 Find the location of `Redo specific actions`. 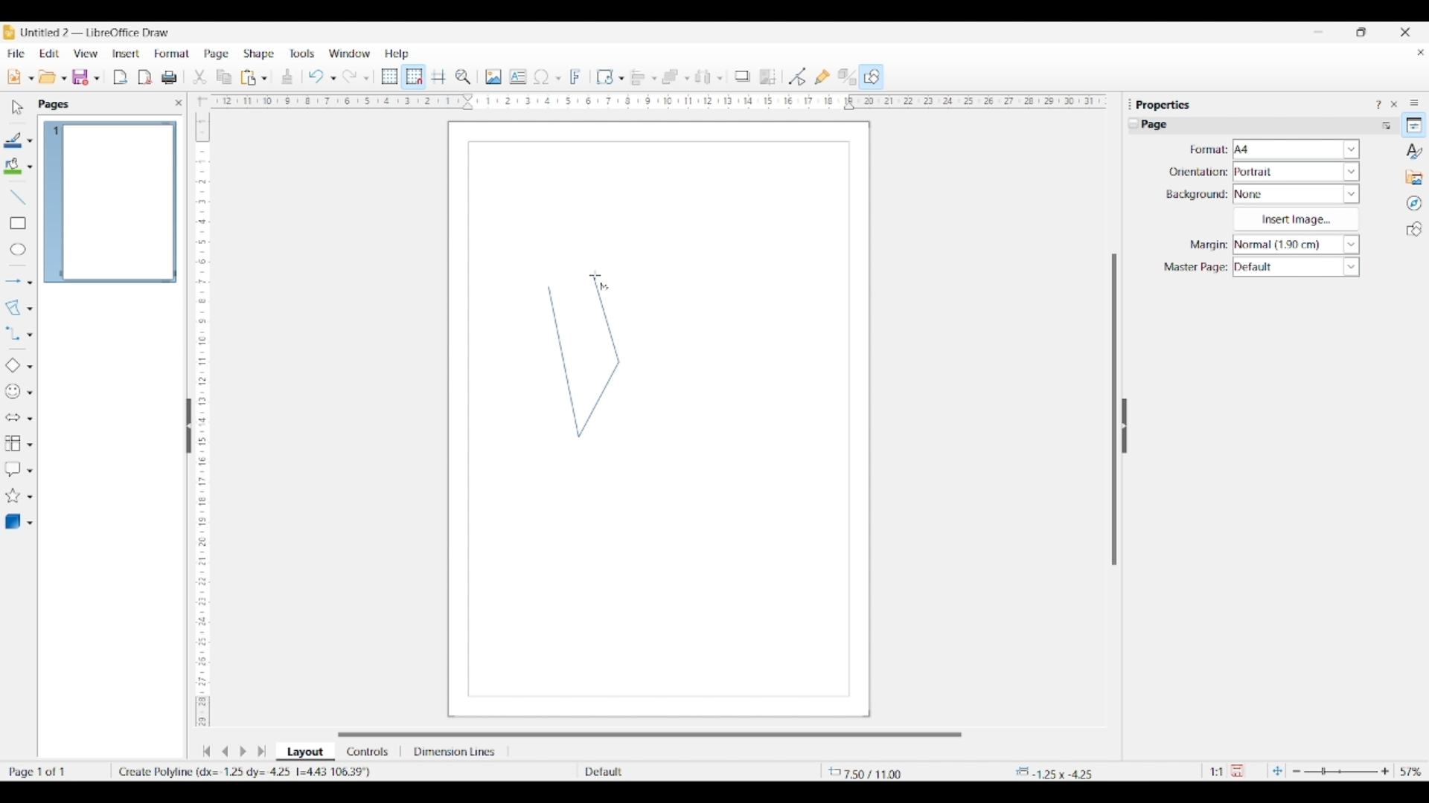

Redo specific actions is located at coordinates (366, 78).